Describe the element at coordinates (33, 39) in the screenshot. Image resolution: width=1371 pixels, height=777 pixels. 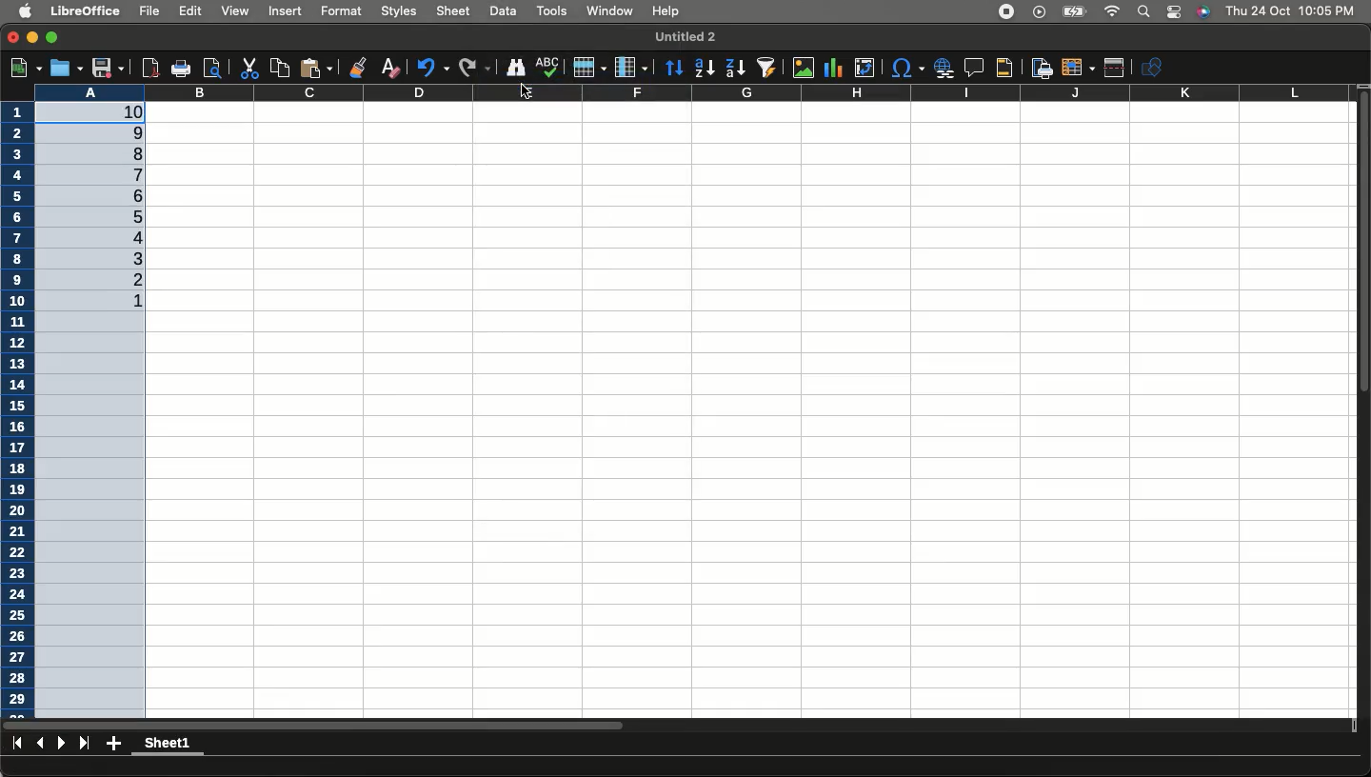
I see `Minimize` at that location.